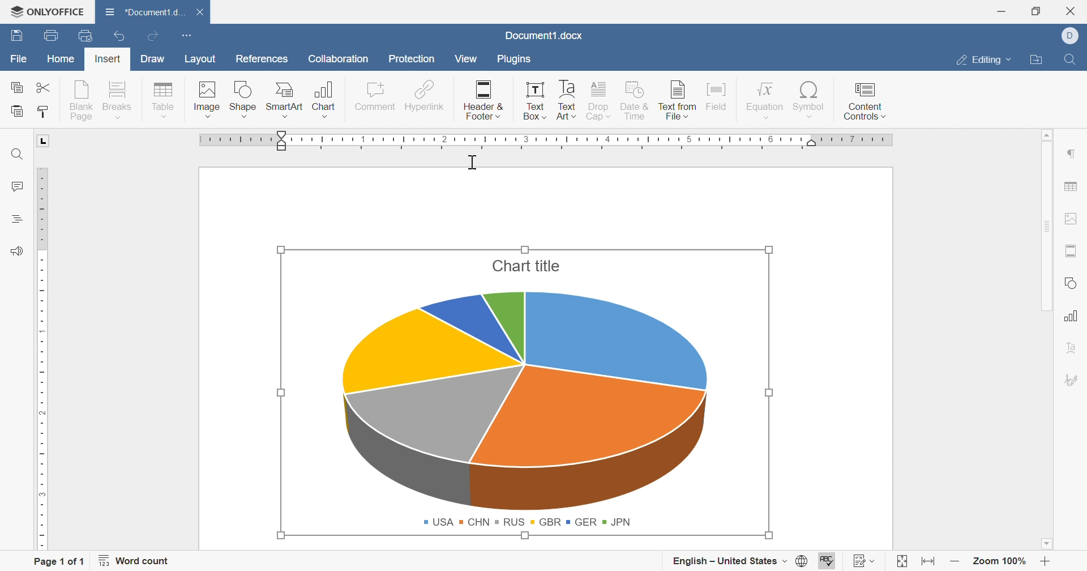  Describe the element at coordinates (285, 99) in the screenshot. I see `SmartArt` at that location.